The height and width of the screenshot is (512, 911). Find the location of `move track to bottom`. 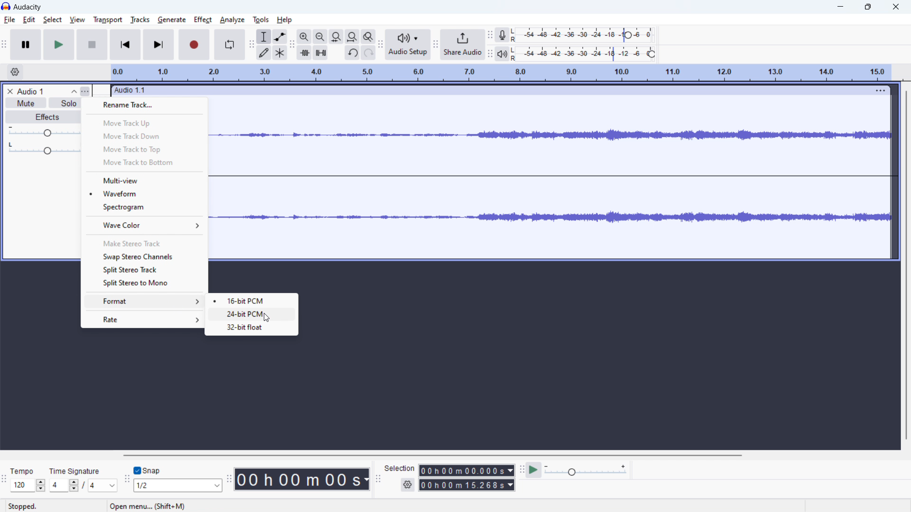

move track to bottom is located at coordinates (144, 163).